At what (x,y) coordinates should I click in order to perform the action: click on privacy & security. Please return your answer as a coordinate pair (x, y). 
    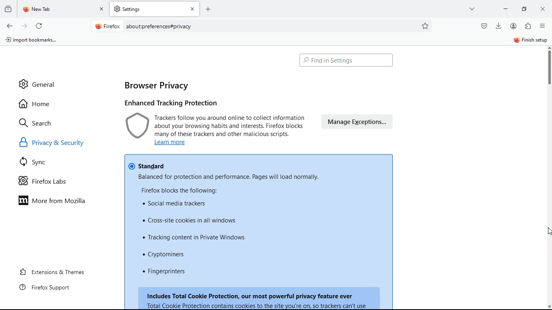
    Looking at the image, I should click on (62, 144).